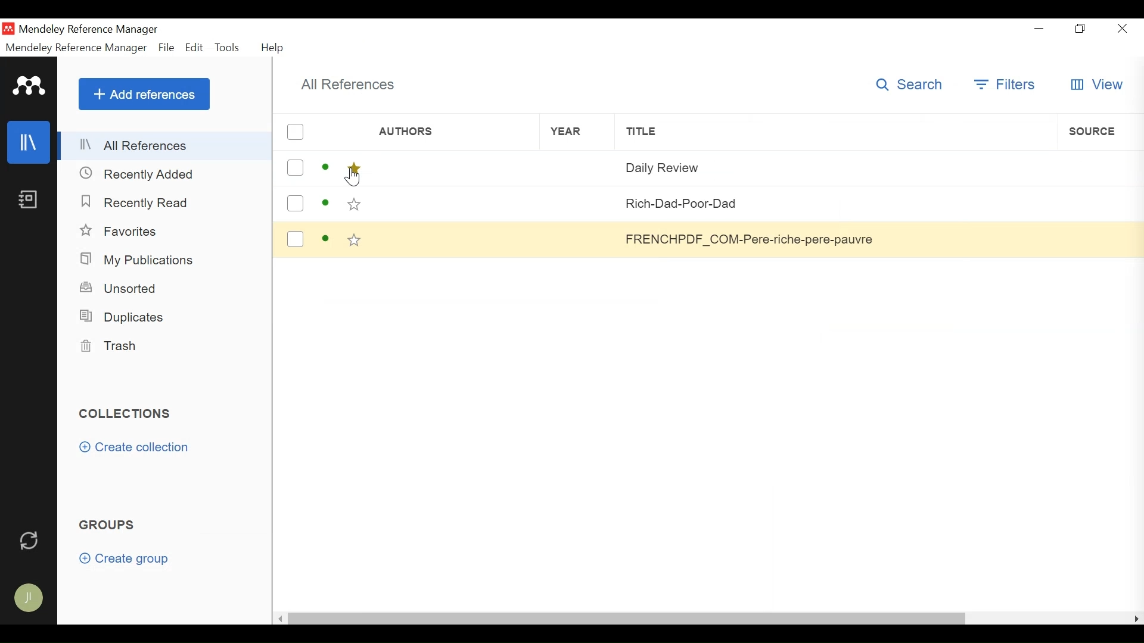 The width and height of the screenshot is (1144, 643). What do you see at coordinates (326, 204) in the screenshot?
I see `Unread` at bounding box center [326, 204].